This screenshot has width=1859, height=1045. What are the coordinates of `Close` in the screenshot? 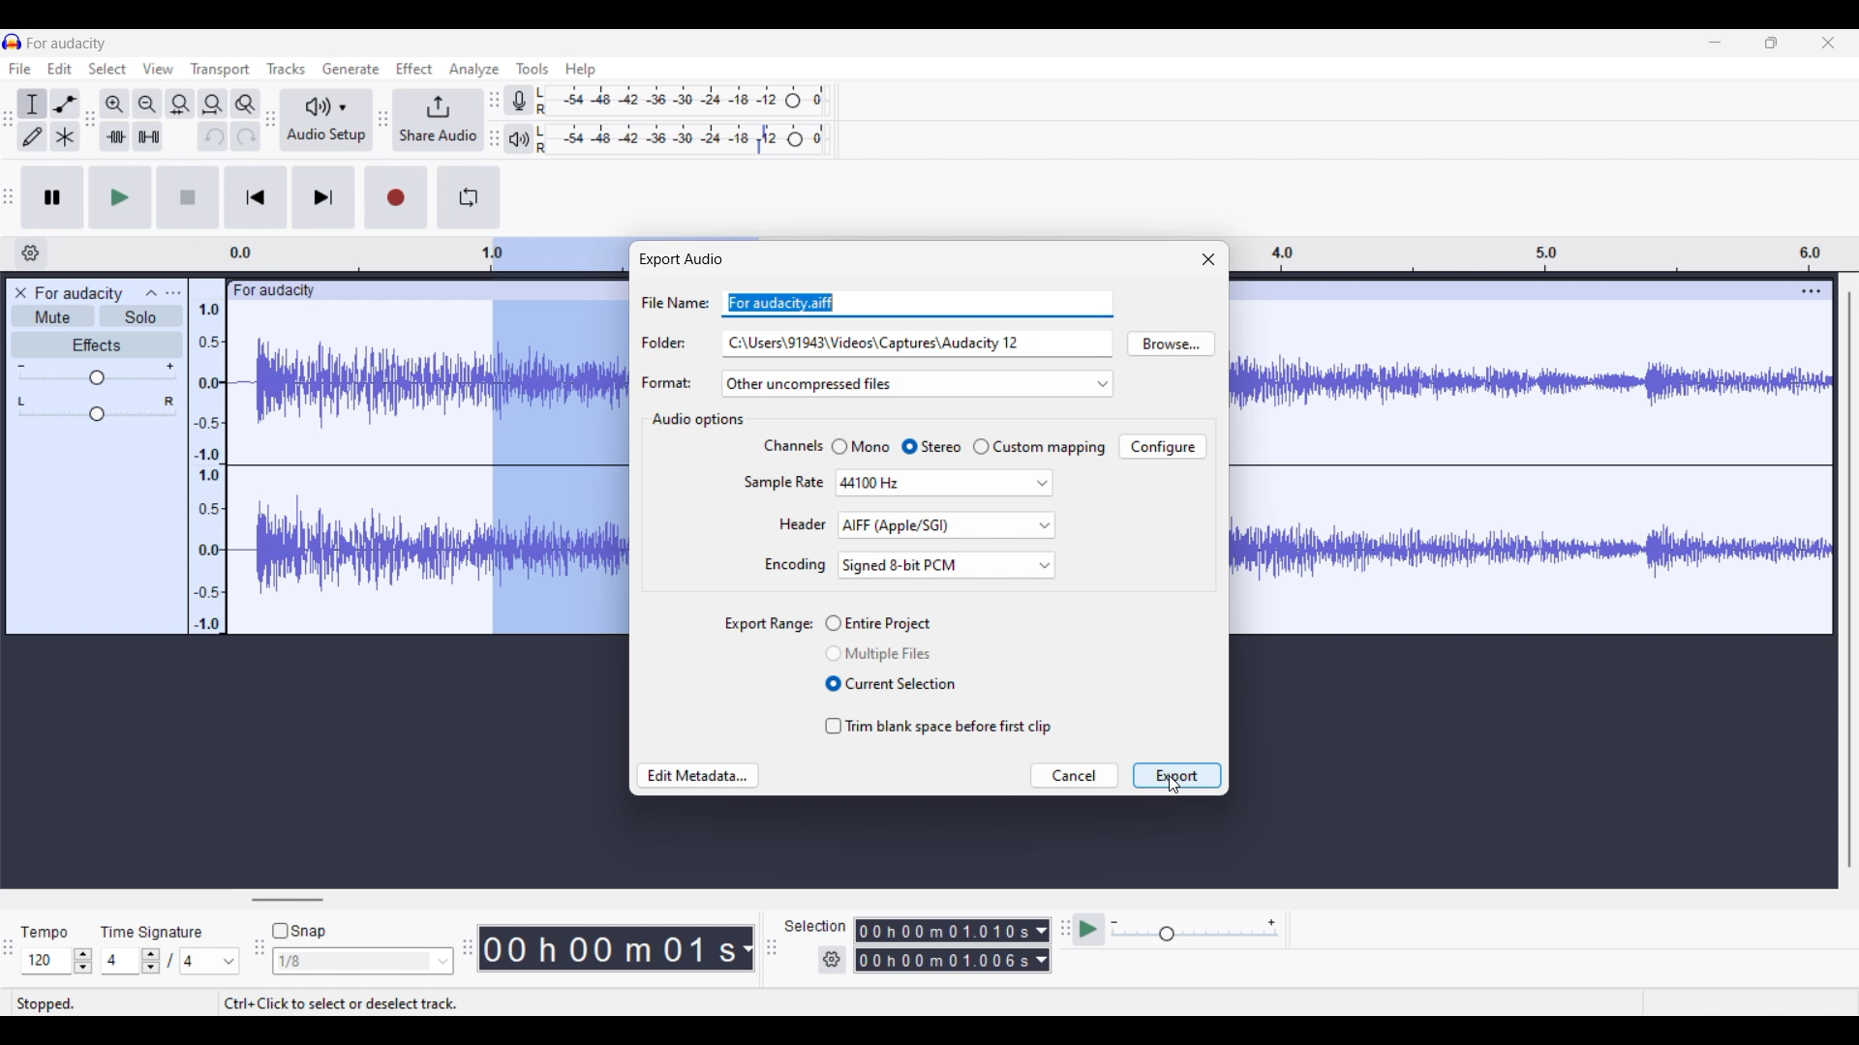 It's located at (1208, 258).